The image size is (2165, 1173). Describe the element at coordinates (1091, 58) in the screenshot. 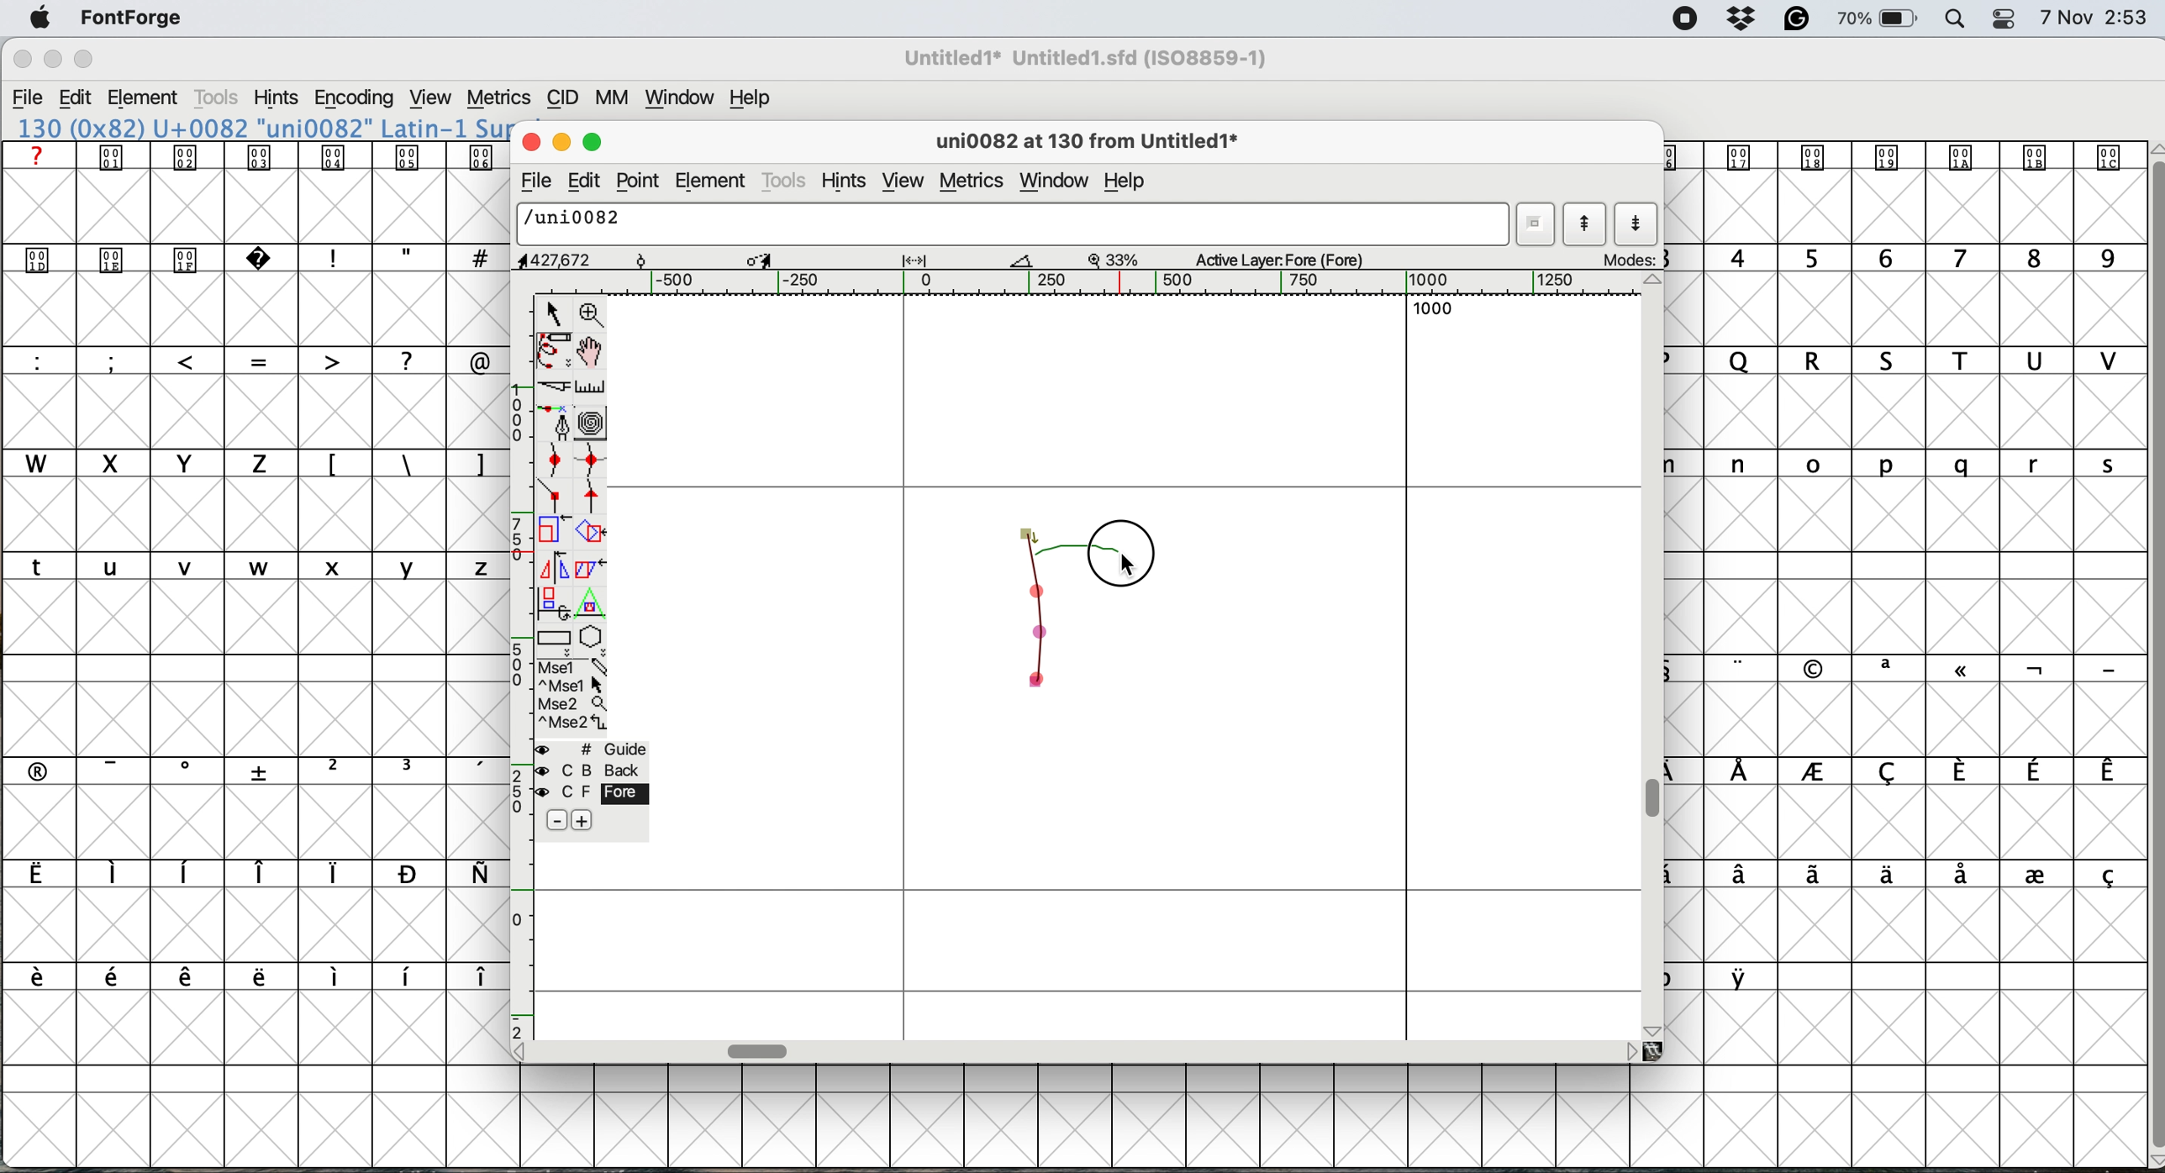

I see `Untitled1 Untitled1.sfd (ISO8859-1)` at that location.